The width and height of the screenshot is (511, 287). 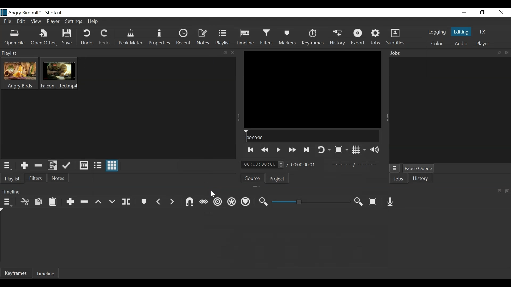 What do you see at coordinates (143, 202) in the screenshot?
I see `Markers` at bounding box center [143, 202].